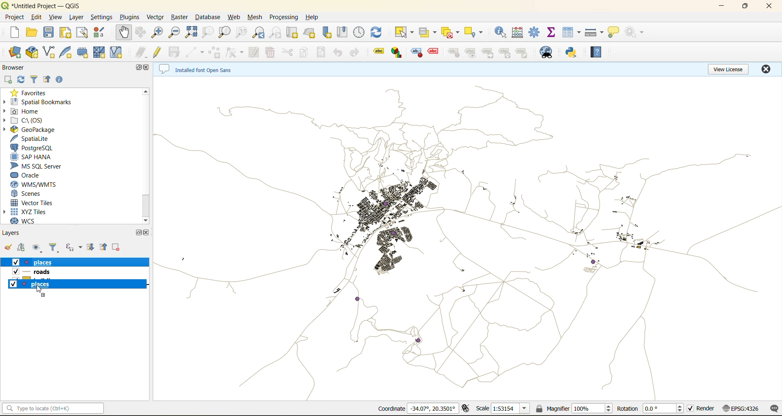 This screenshot has height=416, width=782. Describe the element at coordinates (195, 52) in the screenshot. I see `digitize` at that location.